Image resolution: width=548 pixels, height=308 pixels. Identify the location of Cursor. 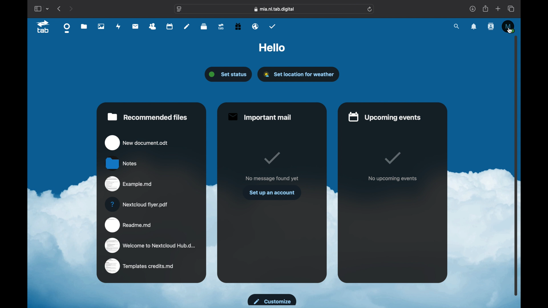
(510, 30).